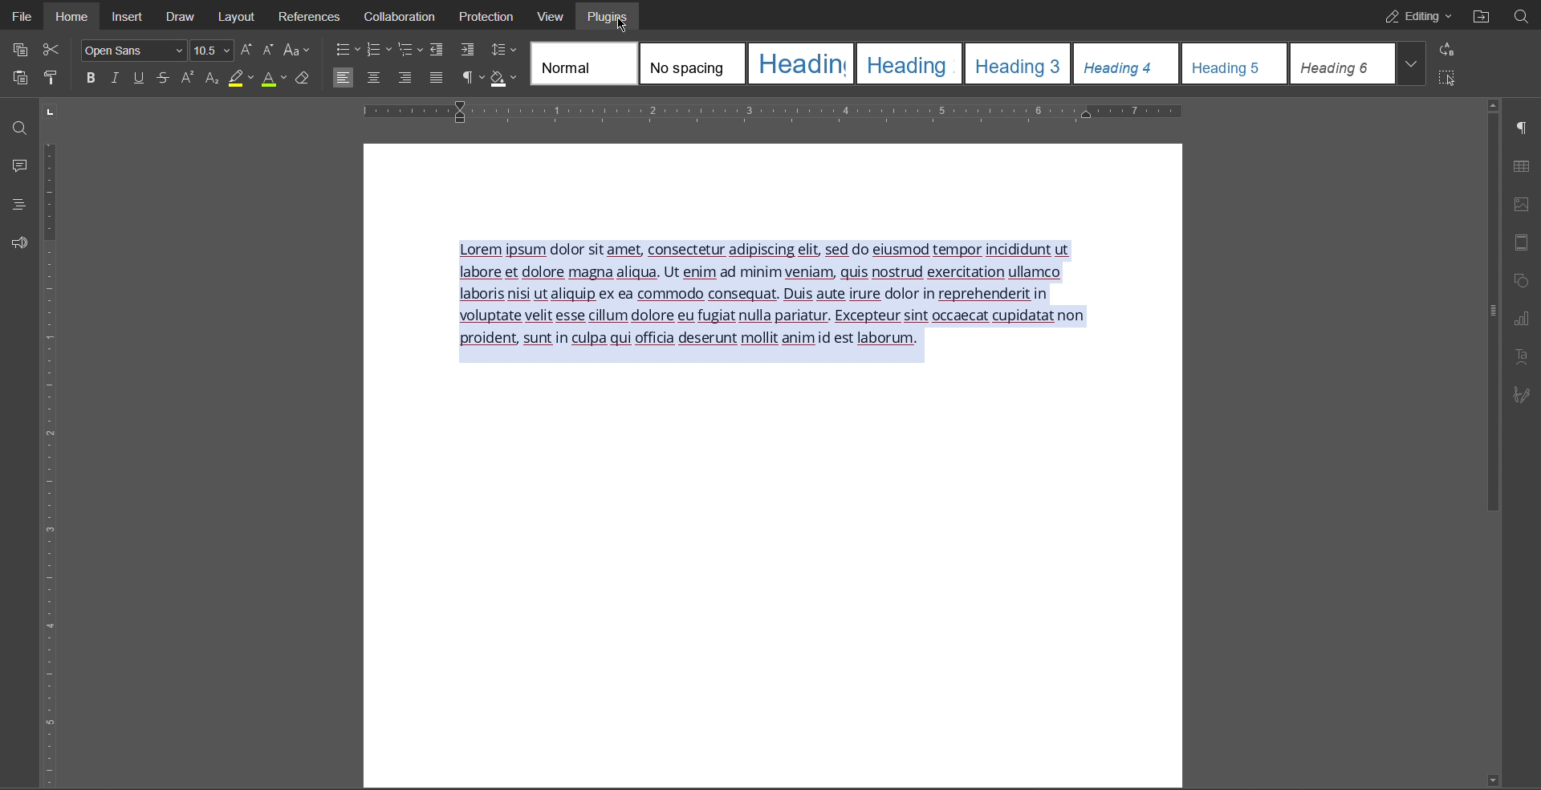 The height and width of the screenshot is (790, 1541). Describe the element at coordinates (1447, 50) in the screenshot. I see `Replace` at that location.